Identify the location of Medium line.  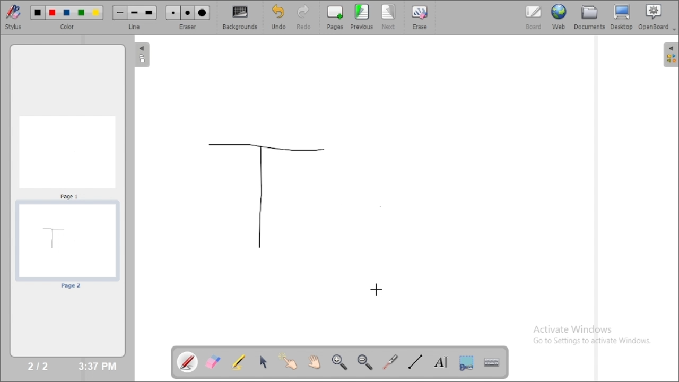
(135, 13).